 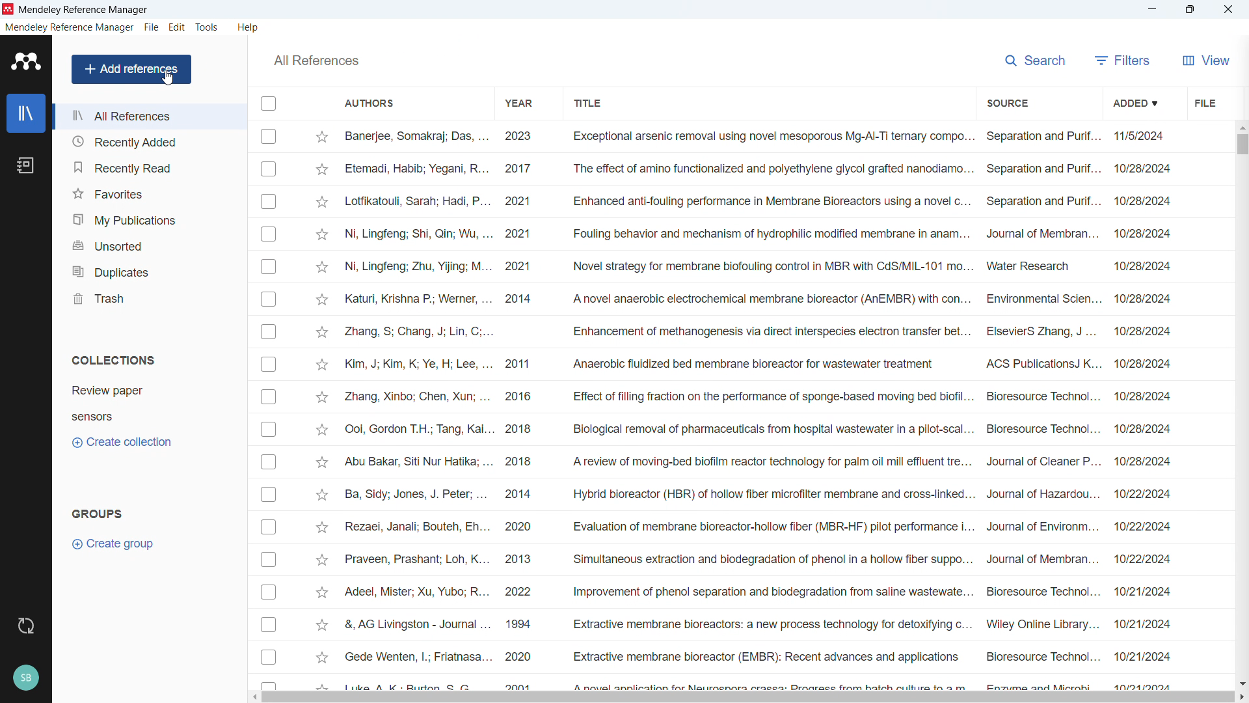 I want to click on Profile , so click(x=25, y=678).